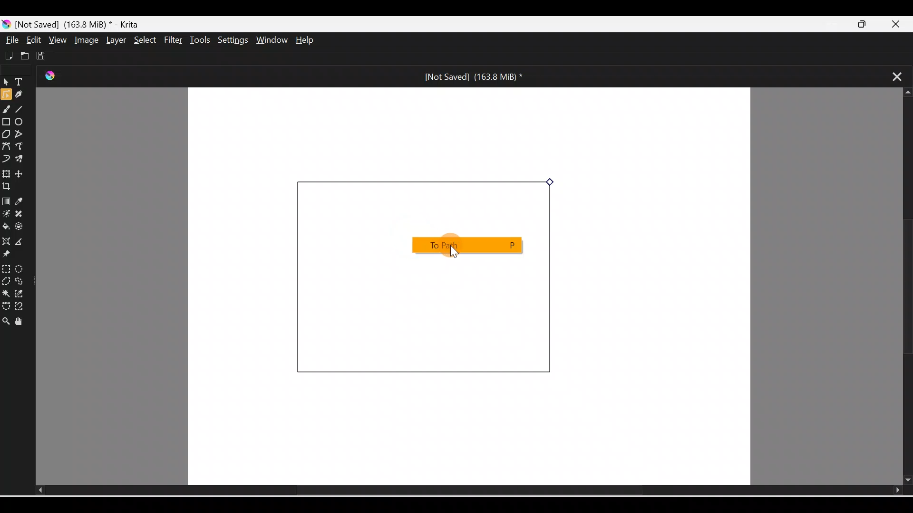 The height and width of the screenshot is (513, 913). What do you see at coordinates (461, 245) in the screenshot?
I see `Cursor on "to path"` at bounding box center [461, 245].